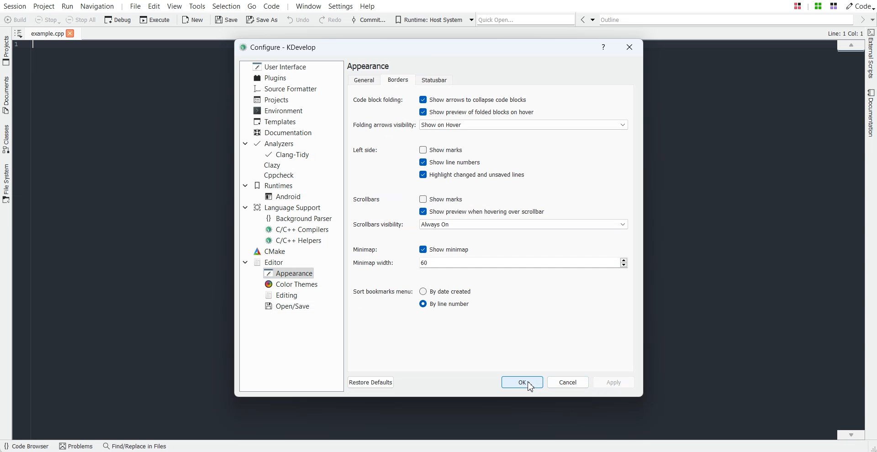  What do you see at coordinates (30, 45) in the screenshot?
I see `Text Cursor` at bounding box center [30, 45].